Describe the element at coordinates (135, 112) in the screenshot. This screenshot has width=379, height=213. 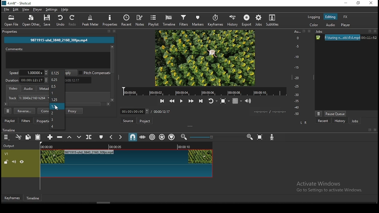
I see `Timer` at that location.